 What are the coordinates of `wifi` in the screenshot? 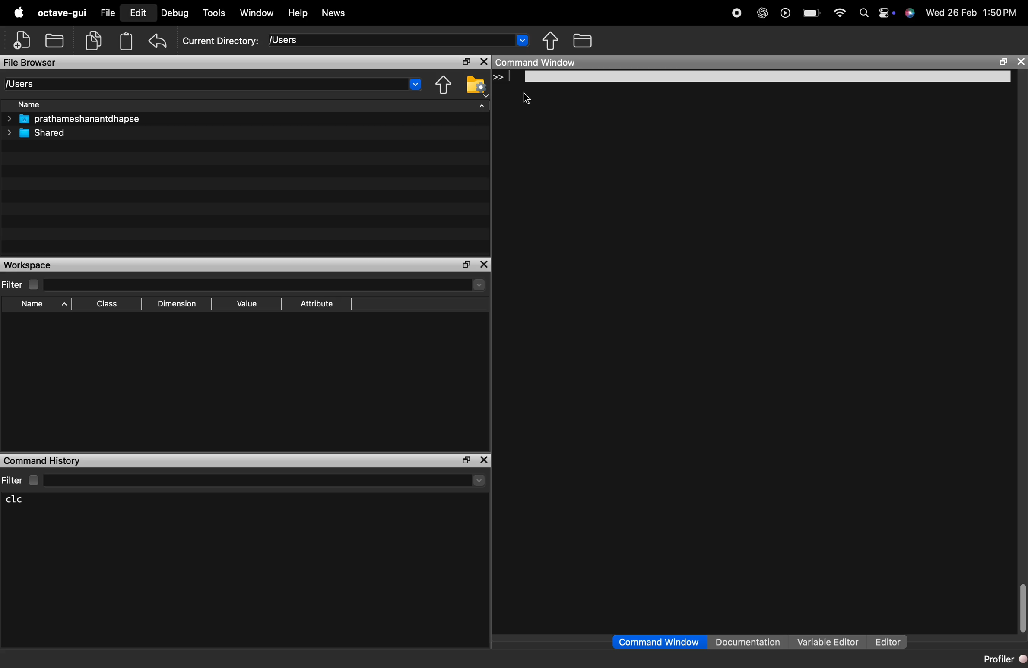 It's located at (839, 12).